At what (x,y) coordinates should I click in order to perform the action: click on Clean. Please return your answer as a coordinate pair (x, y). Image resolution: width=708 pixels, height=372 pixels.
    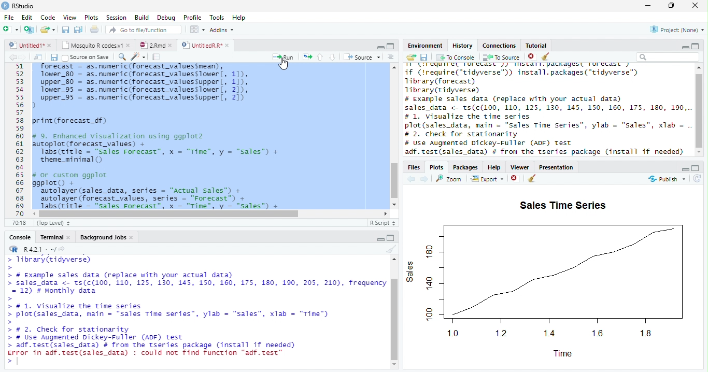
    Looking at the image, I should click on (390, 249).